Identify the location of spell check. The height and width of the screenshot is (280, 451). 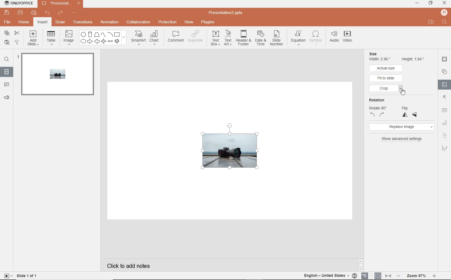
(365, 276).